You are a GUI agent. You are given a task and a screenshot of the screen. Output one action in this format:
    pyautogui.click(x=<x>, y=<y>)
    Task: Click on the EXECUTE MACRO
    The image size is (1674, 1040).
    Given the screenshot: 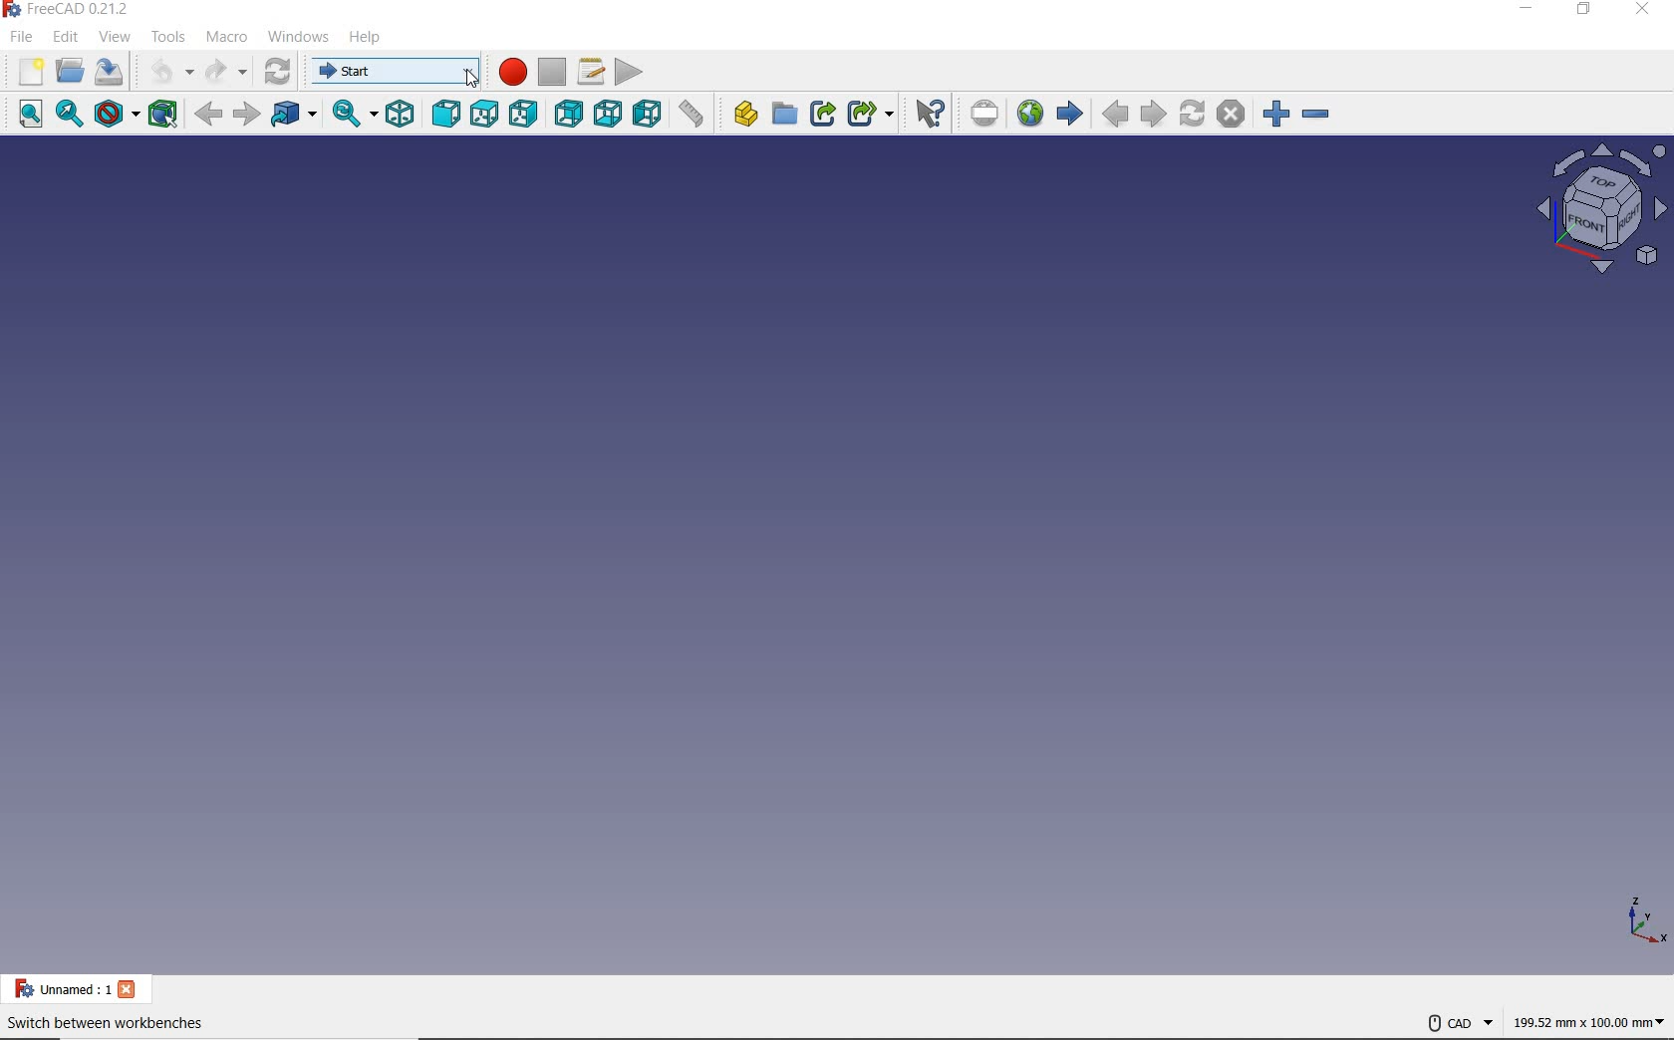 What is the action you would take?
    pyautogui.click(x=631, y=70)
    